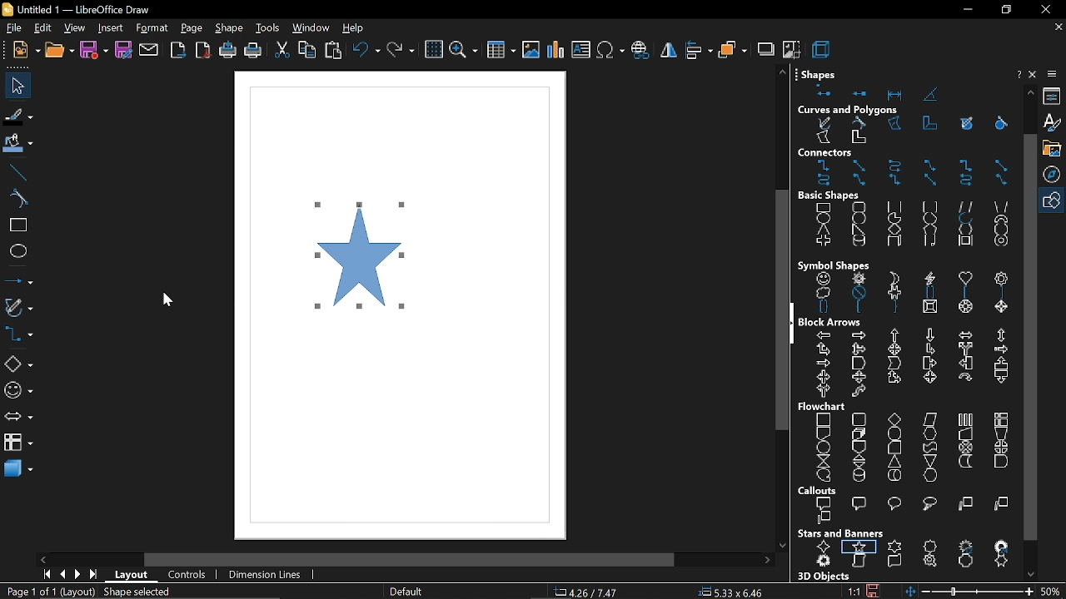  What do you see at coordinates (1054, 200) in the screenshot?
I see `basic shapes` at bounding box center [1054, 200].